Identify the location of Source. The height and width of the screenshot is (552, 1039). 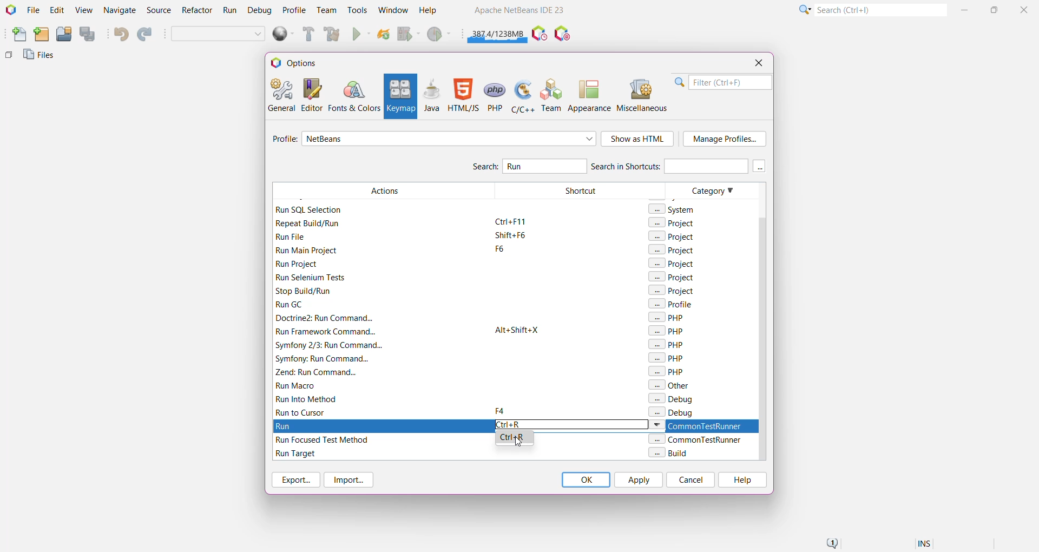
(160, 10).